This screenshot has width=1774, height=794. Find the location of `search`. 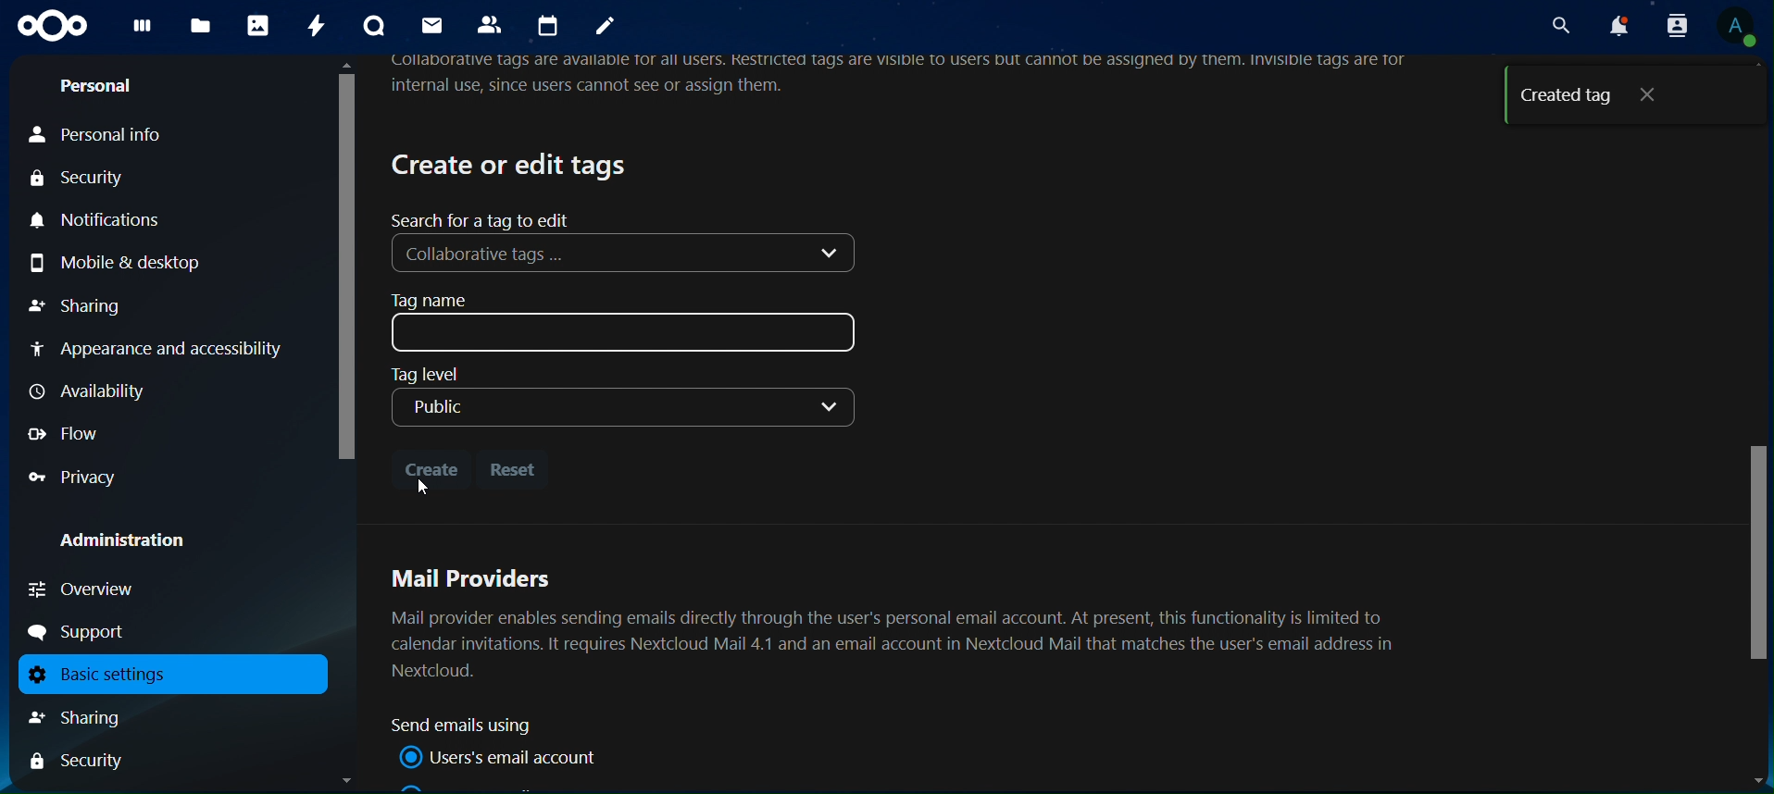

search is located at coordinates (1557, 25).